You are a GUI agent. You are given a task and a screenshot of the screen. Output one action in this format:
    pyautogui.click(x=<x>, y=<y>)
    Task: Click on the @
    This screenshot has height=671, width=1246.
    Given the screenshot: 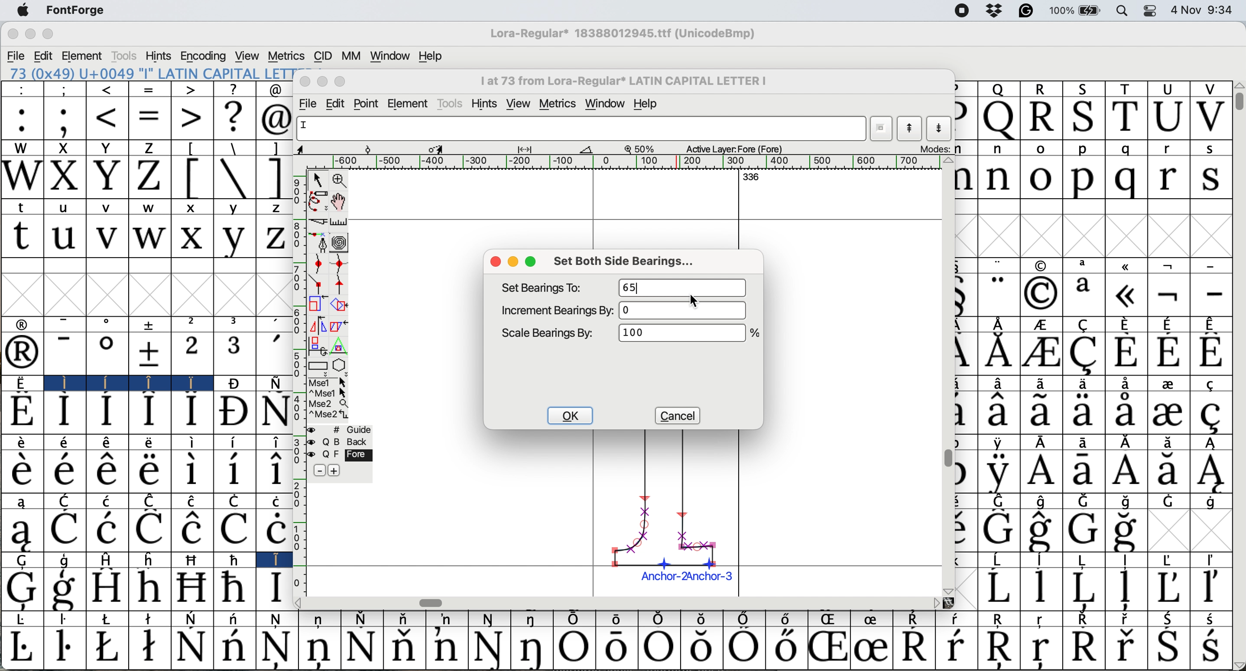 What is the action you would take?
    pyautogui.click(x=275, y=119)
    